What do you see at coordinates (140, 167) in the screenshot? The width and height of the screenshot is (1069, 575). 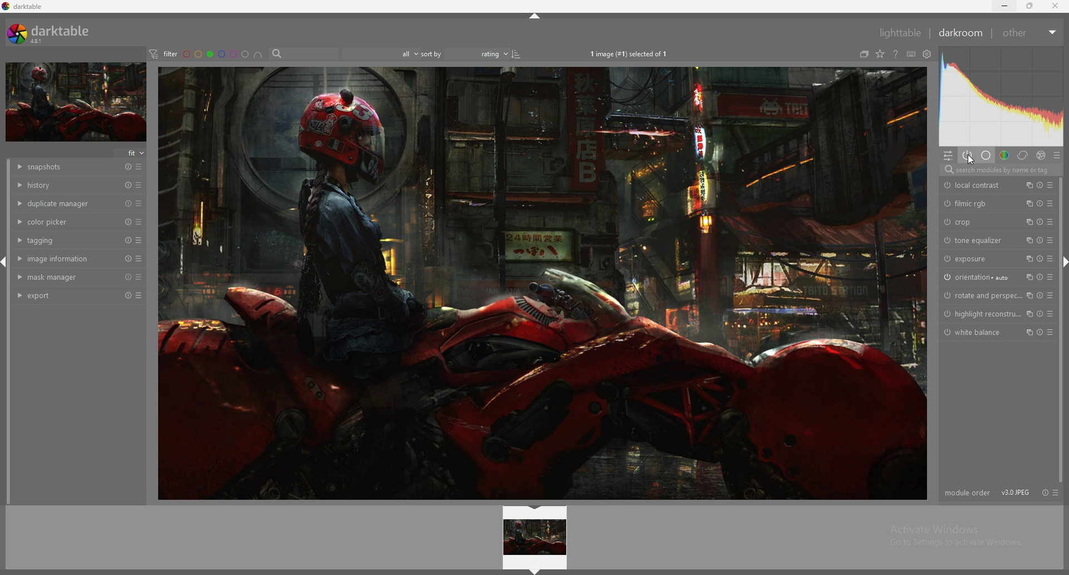 I see `presets` at bounding box center [140, 167].